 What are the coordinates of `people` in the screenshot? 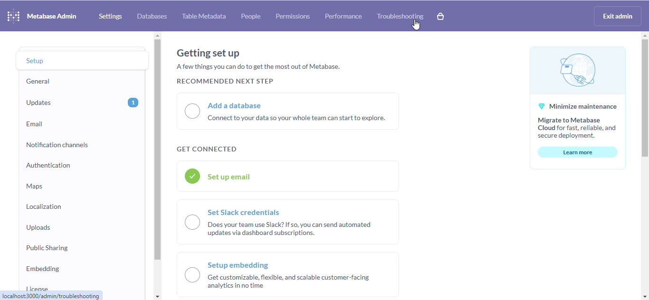 It's located at (251, 16).